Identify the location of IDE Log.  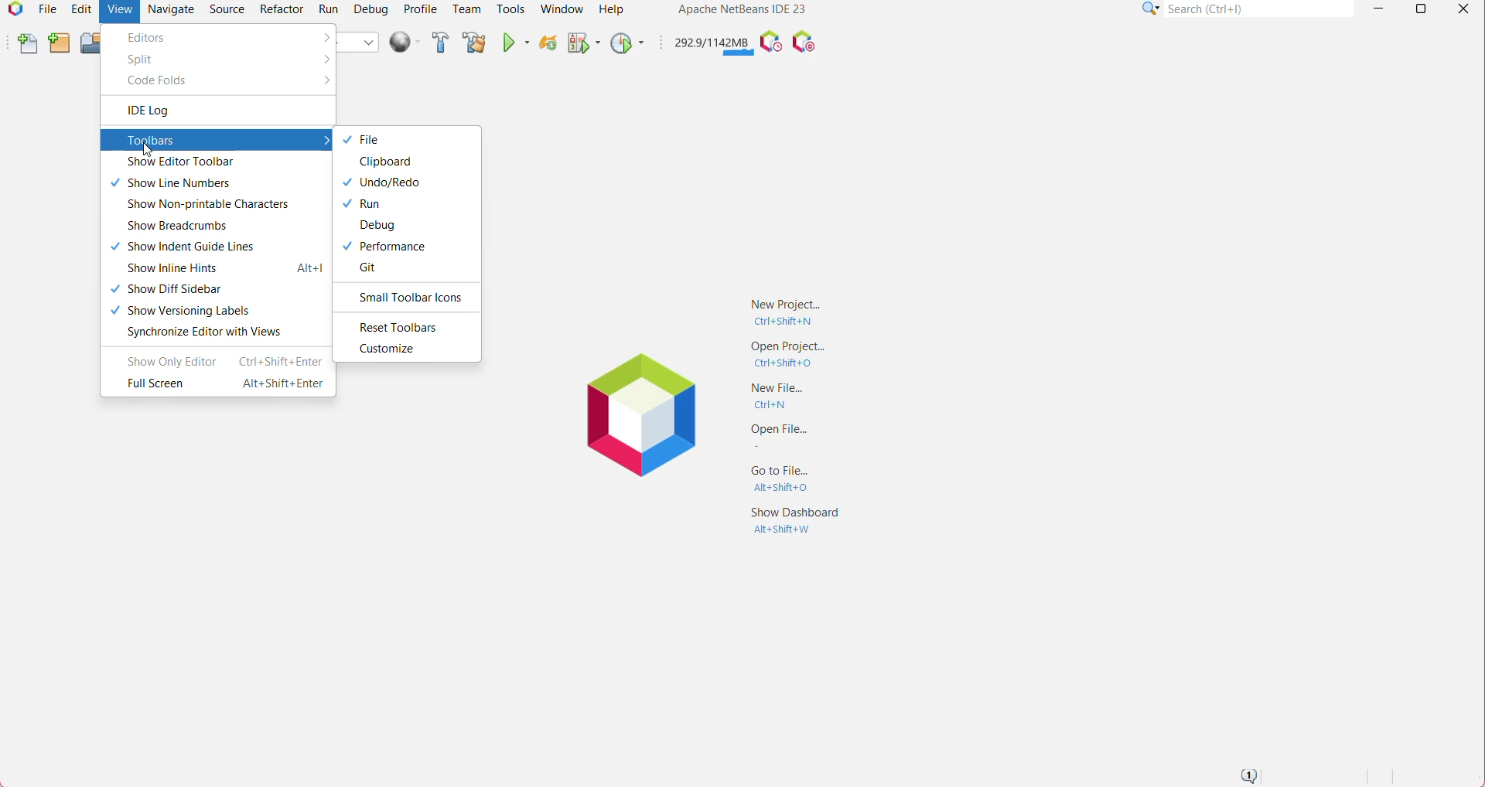
(169, 111).